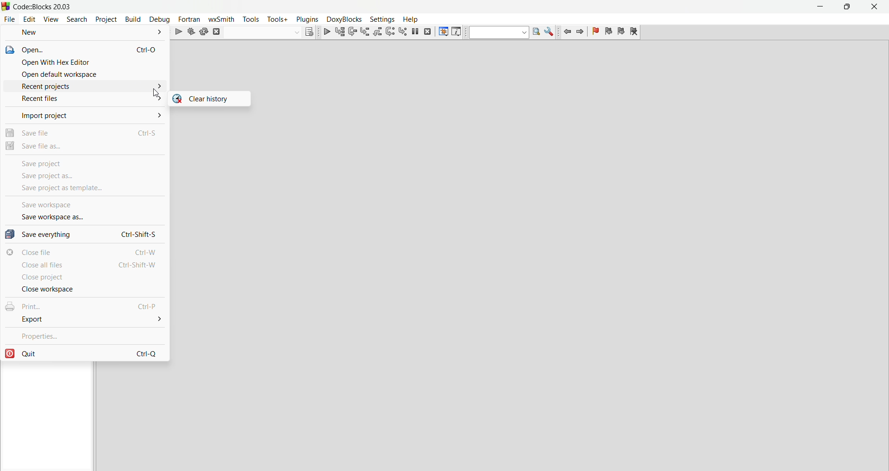 This screenshot has width=889, height=471. What do you see at coordinates (85, 131) in the screenshot?
I see `save file` at bounding box center [85, 131].